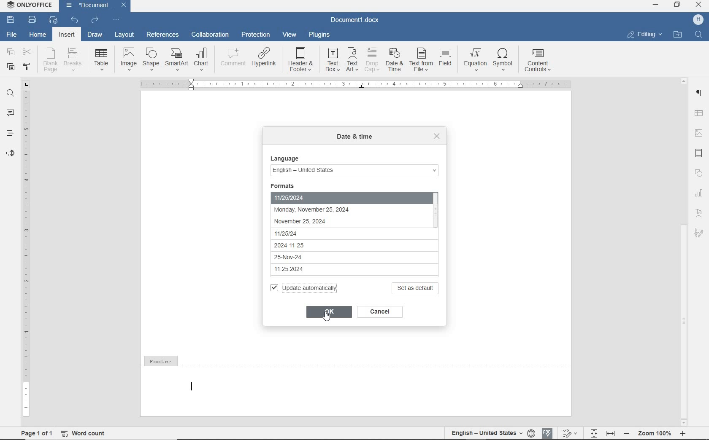 The width and height of the screenshot is (709, 440). Describe the element at coordinates (263, 56) in the screenshot. I see `hyperlink` at that location.